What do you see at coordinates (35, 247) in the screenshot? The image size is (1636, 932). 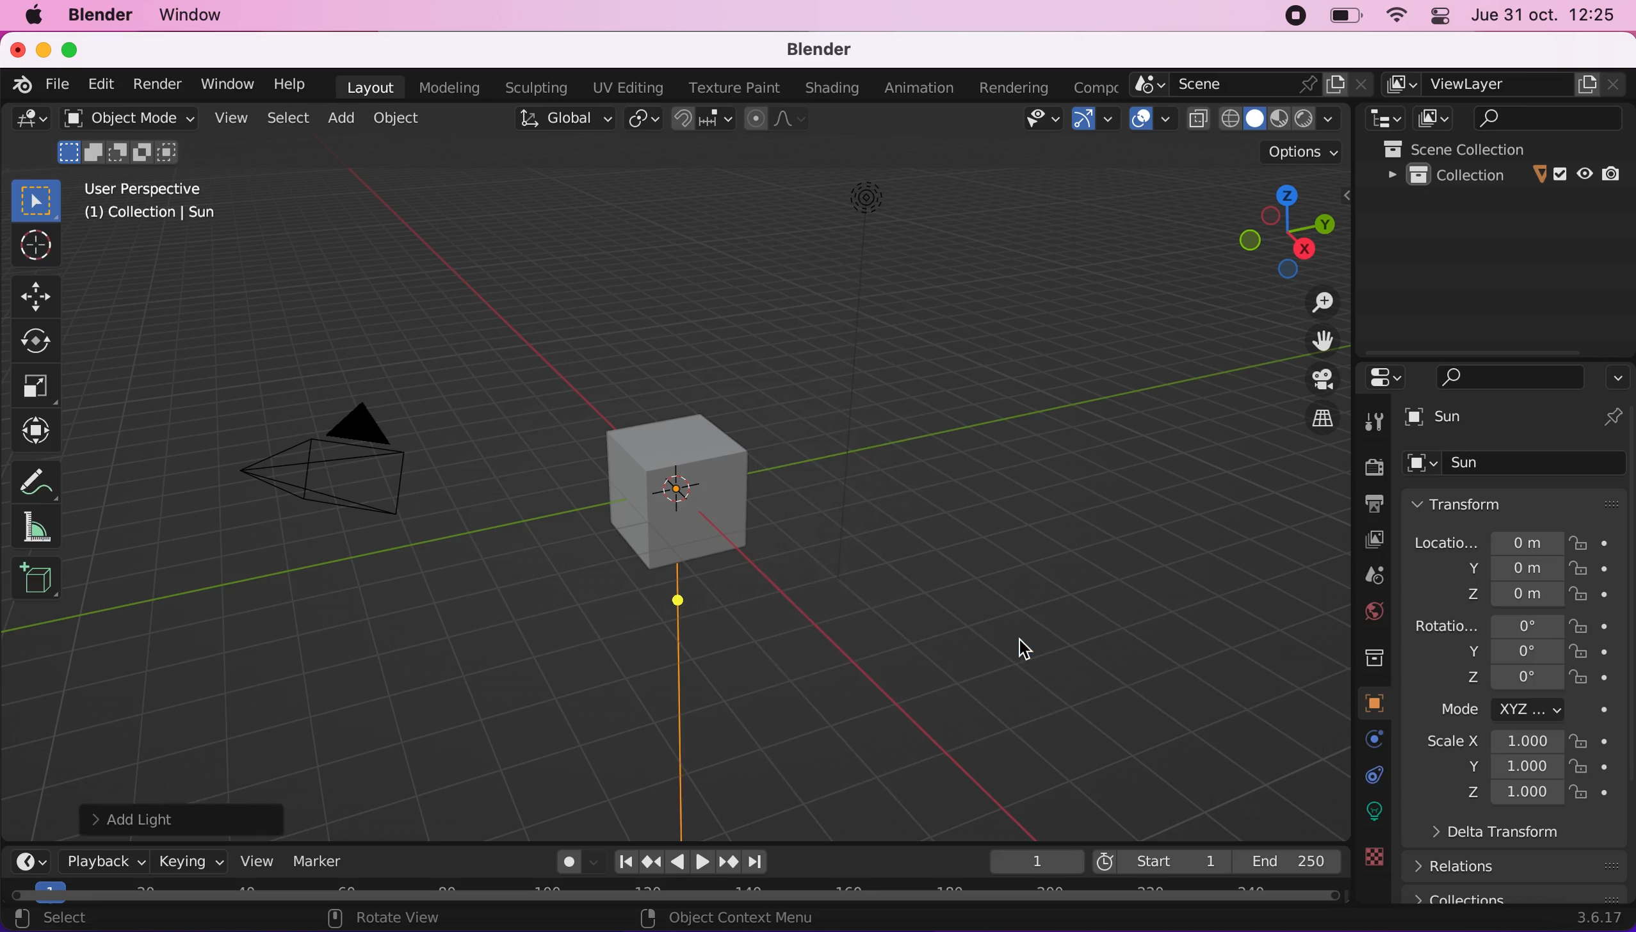 I see `cursor` at bounding box center [35, 247].